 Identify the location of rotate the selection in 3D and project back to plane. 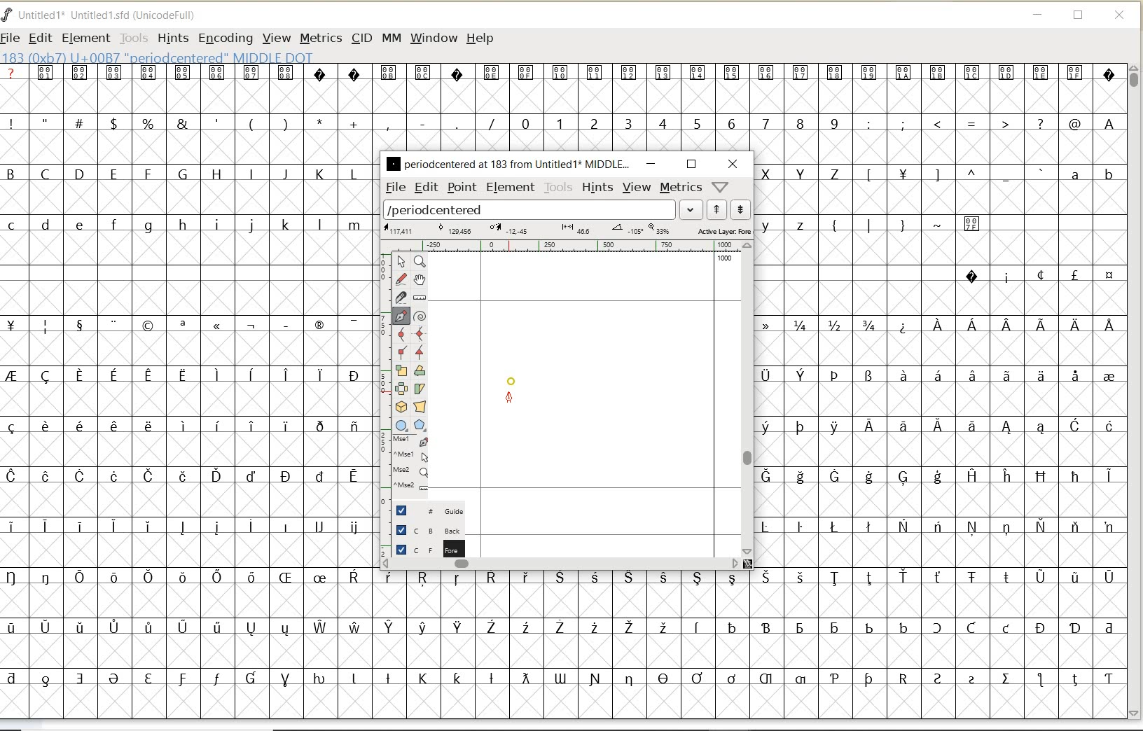
(401, 406).